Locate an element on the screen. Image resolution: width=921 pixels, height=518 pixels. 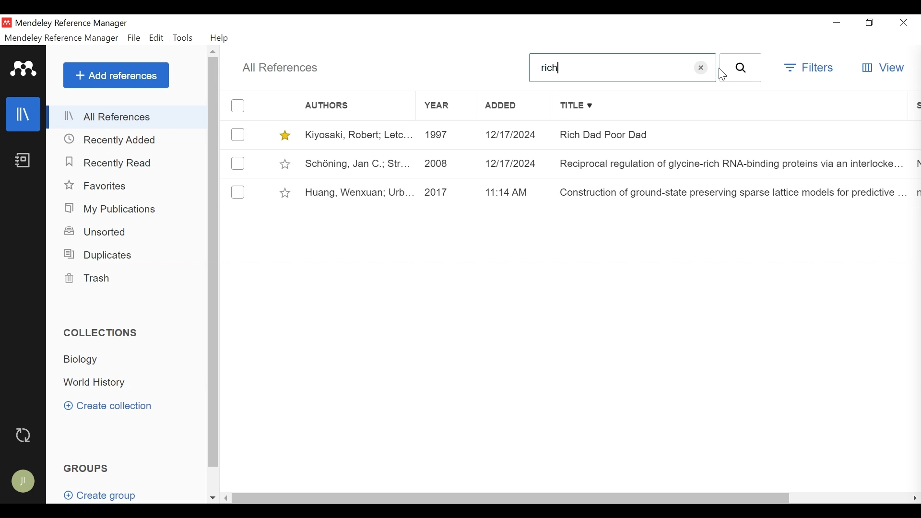
Authors is located at coordinates (336, 106).